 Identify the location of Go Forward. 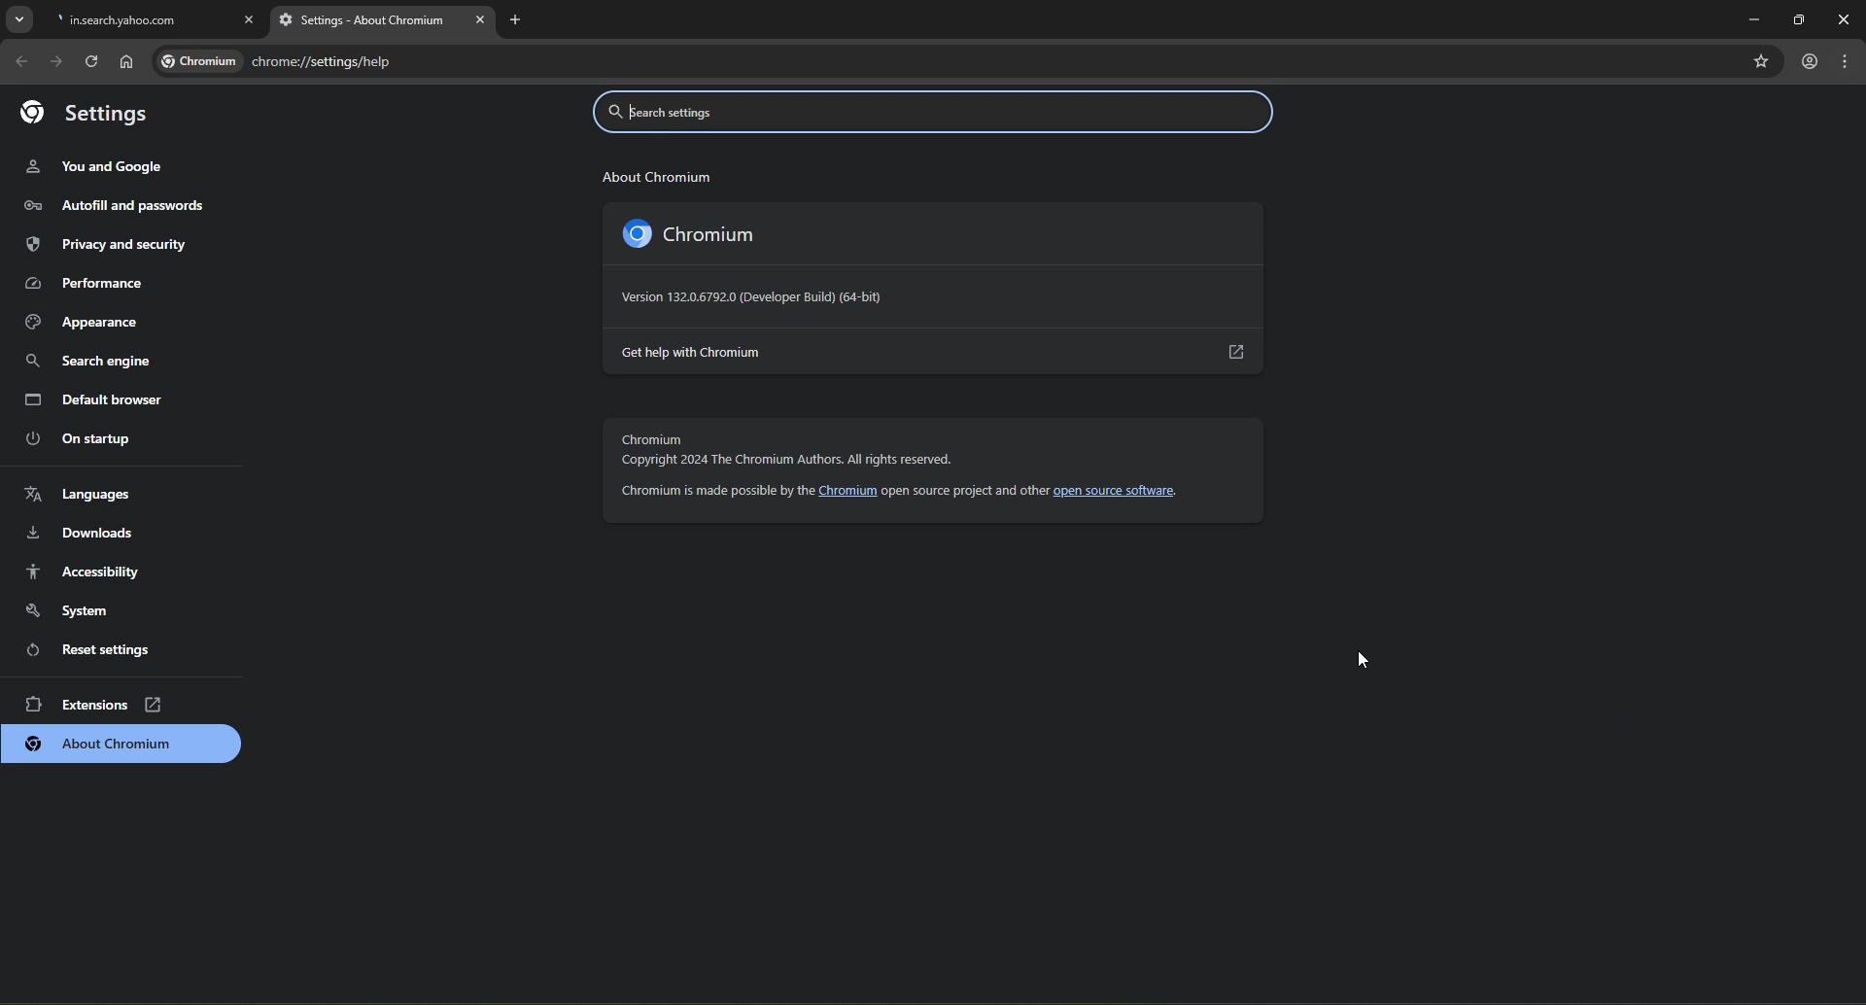
(55, 61).